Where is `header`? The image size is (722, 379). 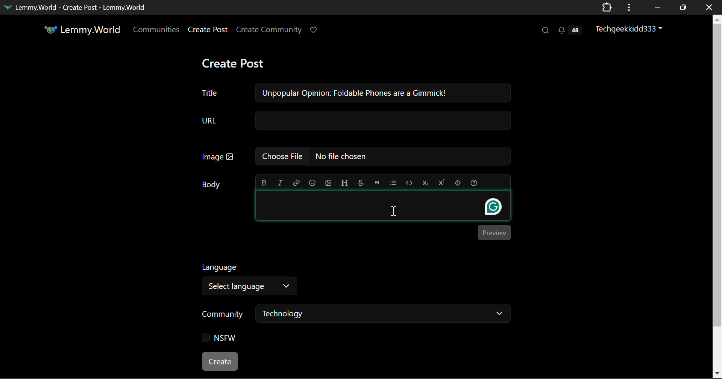 header is located at coordinates (344, 182).